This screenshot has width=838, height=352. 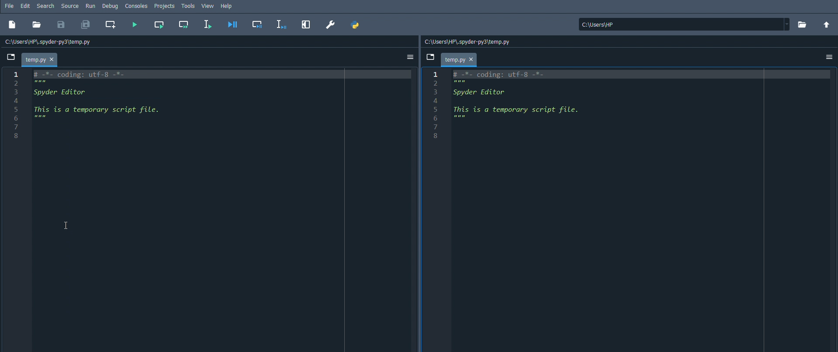 I want to click on close, so click(x=54, y=60).